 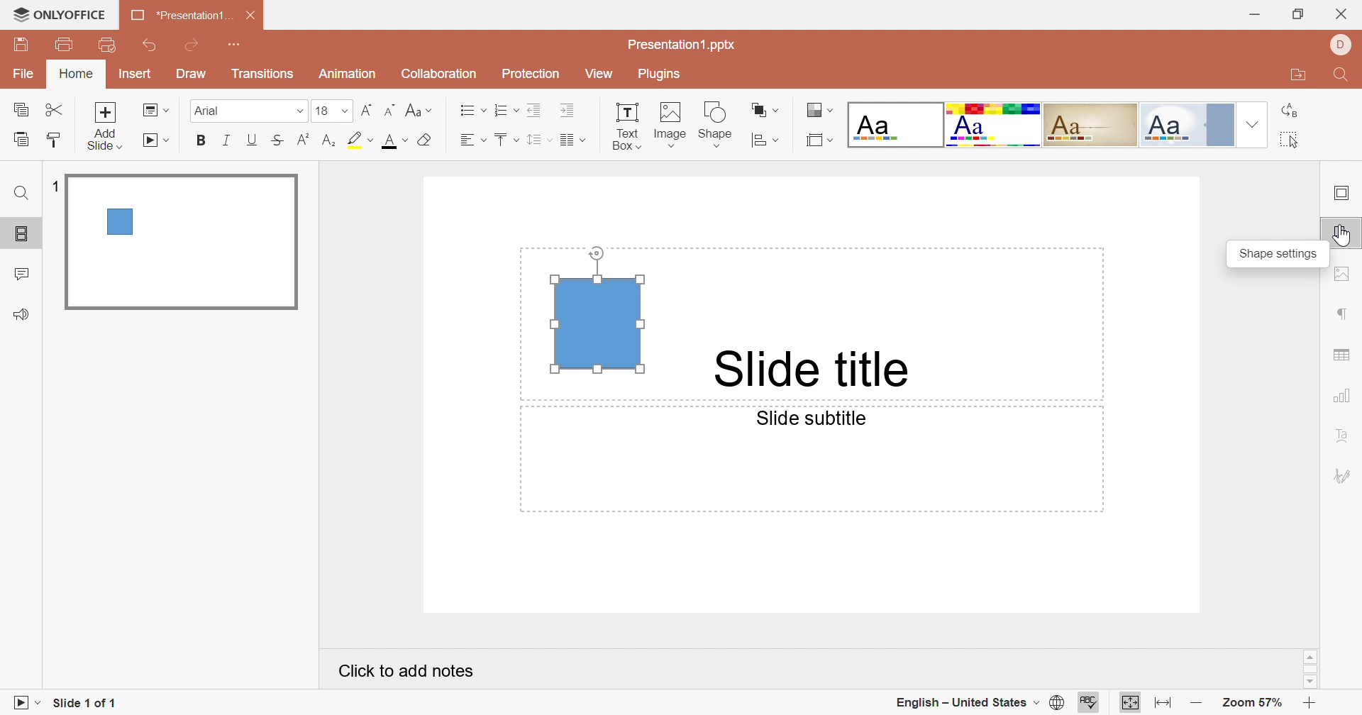 I want to click on Copy, so click(x=22, y=111).